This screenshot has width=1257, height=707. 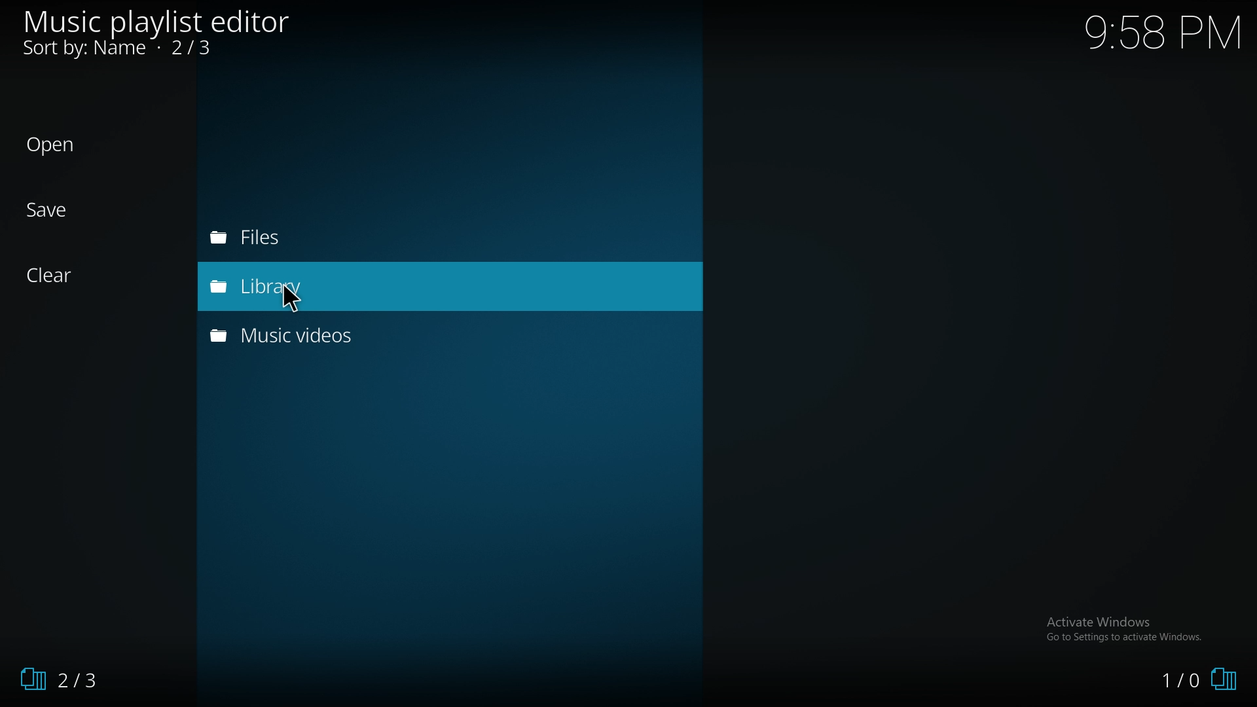 I want to click on music playlist editor, sort by: name 2/3, so click(x=166, y=33).